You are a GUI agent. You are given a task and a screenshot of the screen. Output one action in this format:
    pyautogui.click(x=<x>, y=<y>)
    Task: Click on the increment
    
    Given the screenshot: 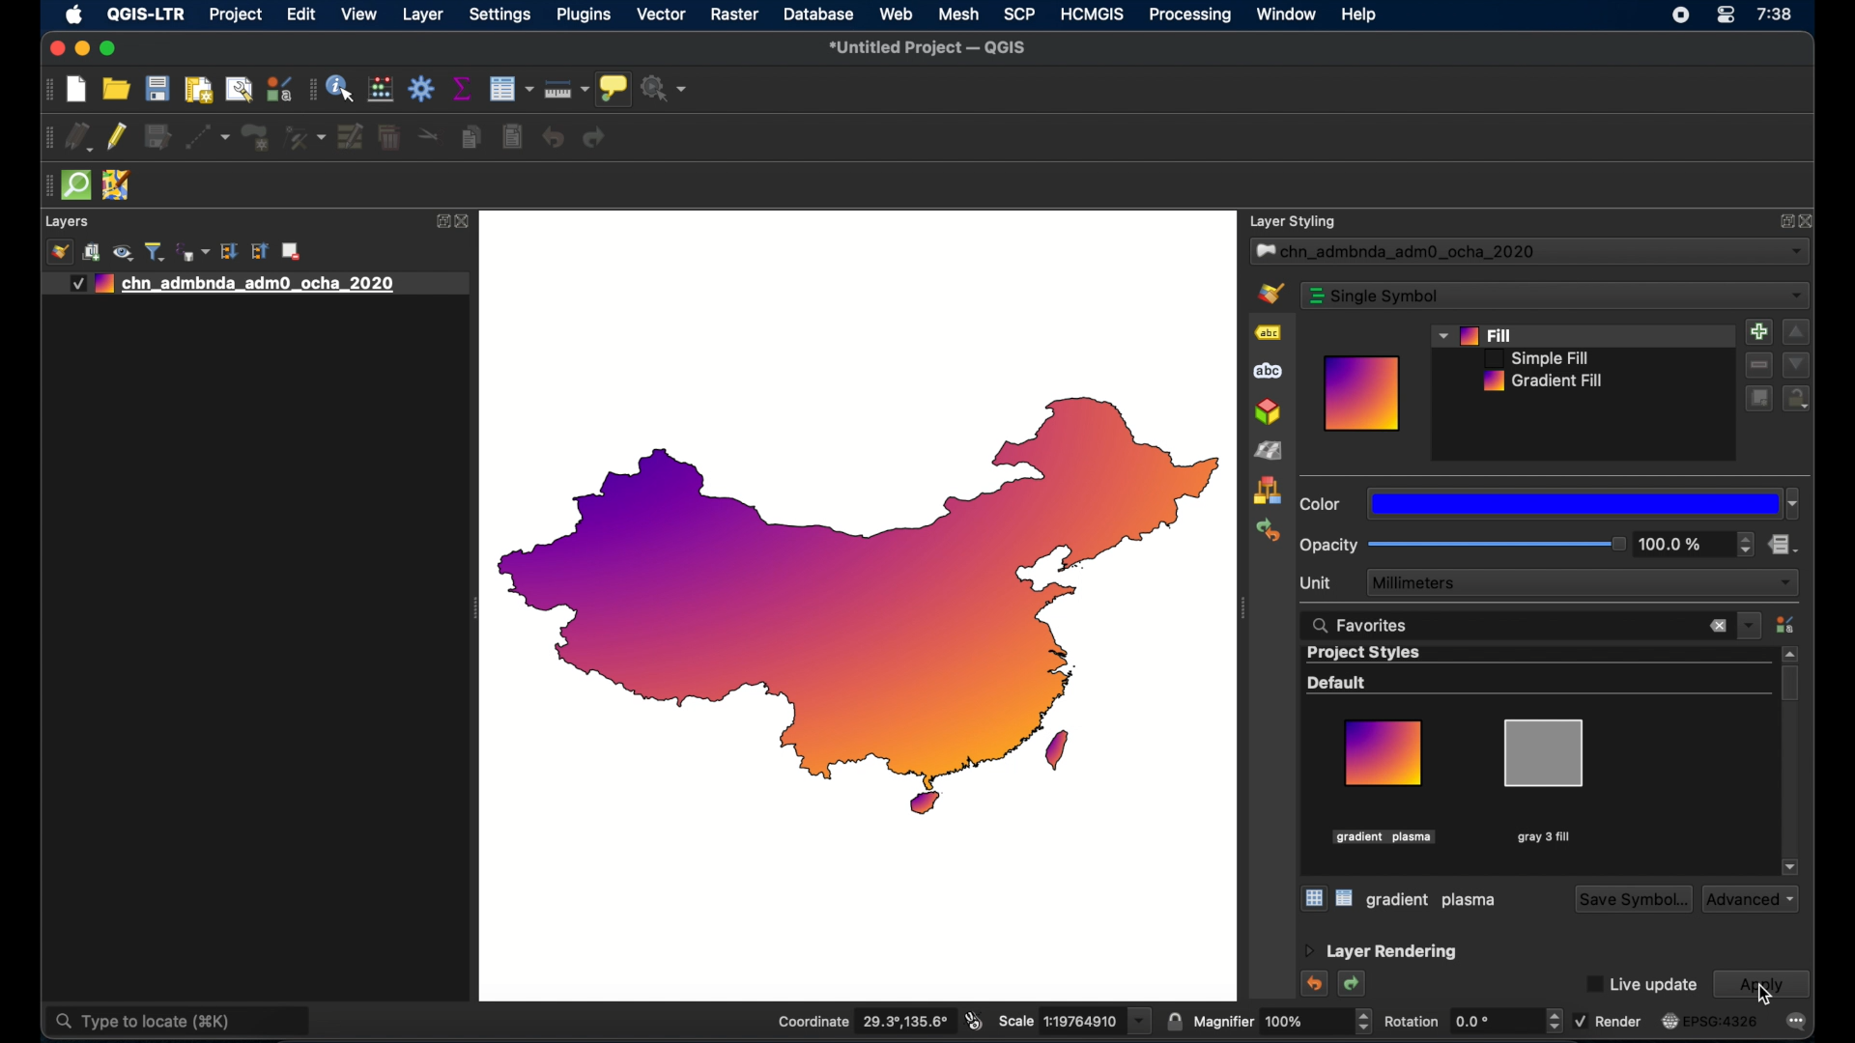 What is the action you would take?
    pyautogui.click(x=1796, y=332)
    